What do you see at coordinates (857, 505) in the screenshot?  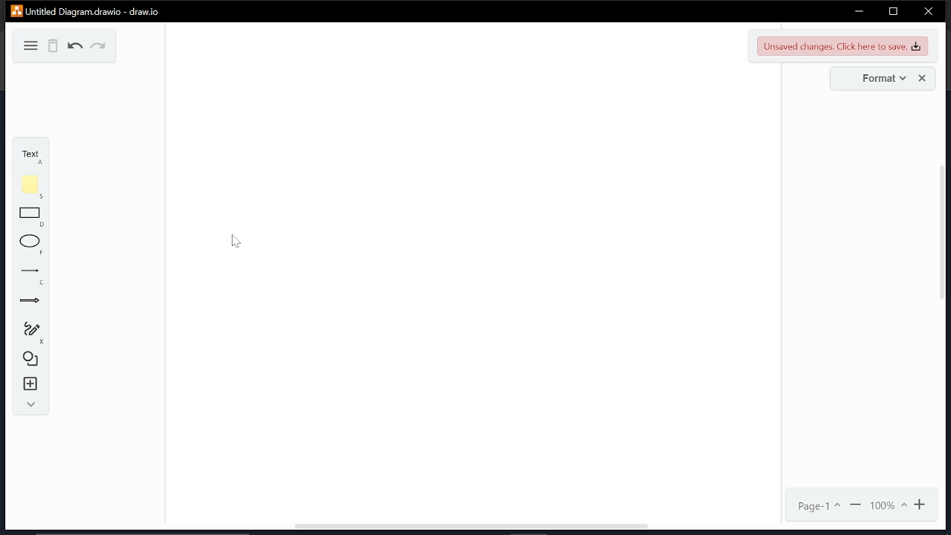 I see `zoom out` at bounding box center [857, 505].